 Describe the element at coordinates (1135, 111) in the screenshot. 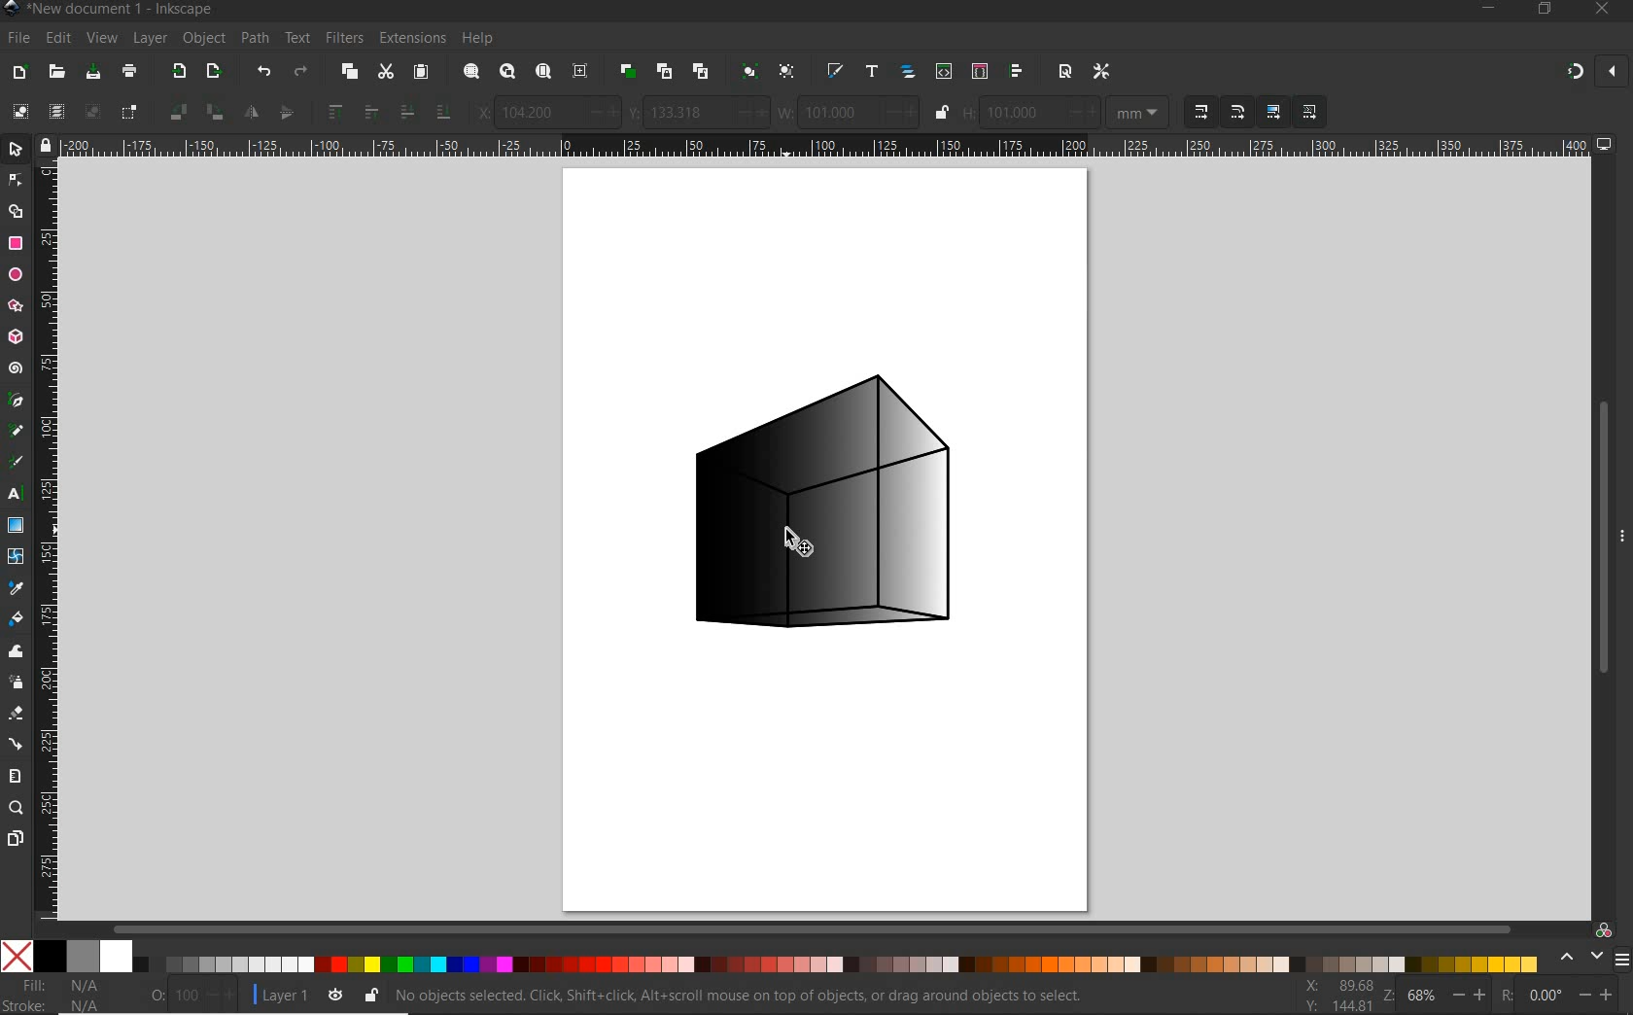

I see `MEASUREMENT` at that location.